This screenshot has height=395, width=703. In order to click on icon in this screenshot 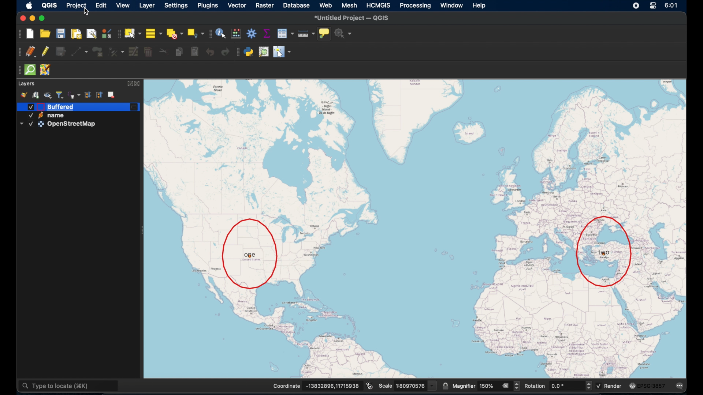, I will do `click(40, 107)`.